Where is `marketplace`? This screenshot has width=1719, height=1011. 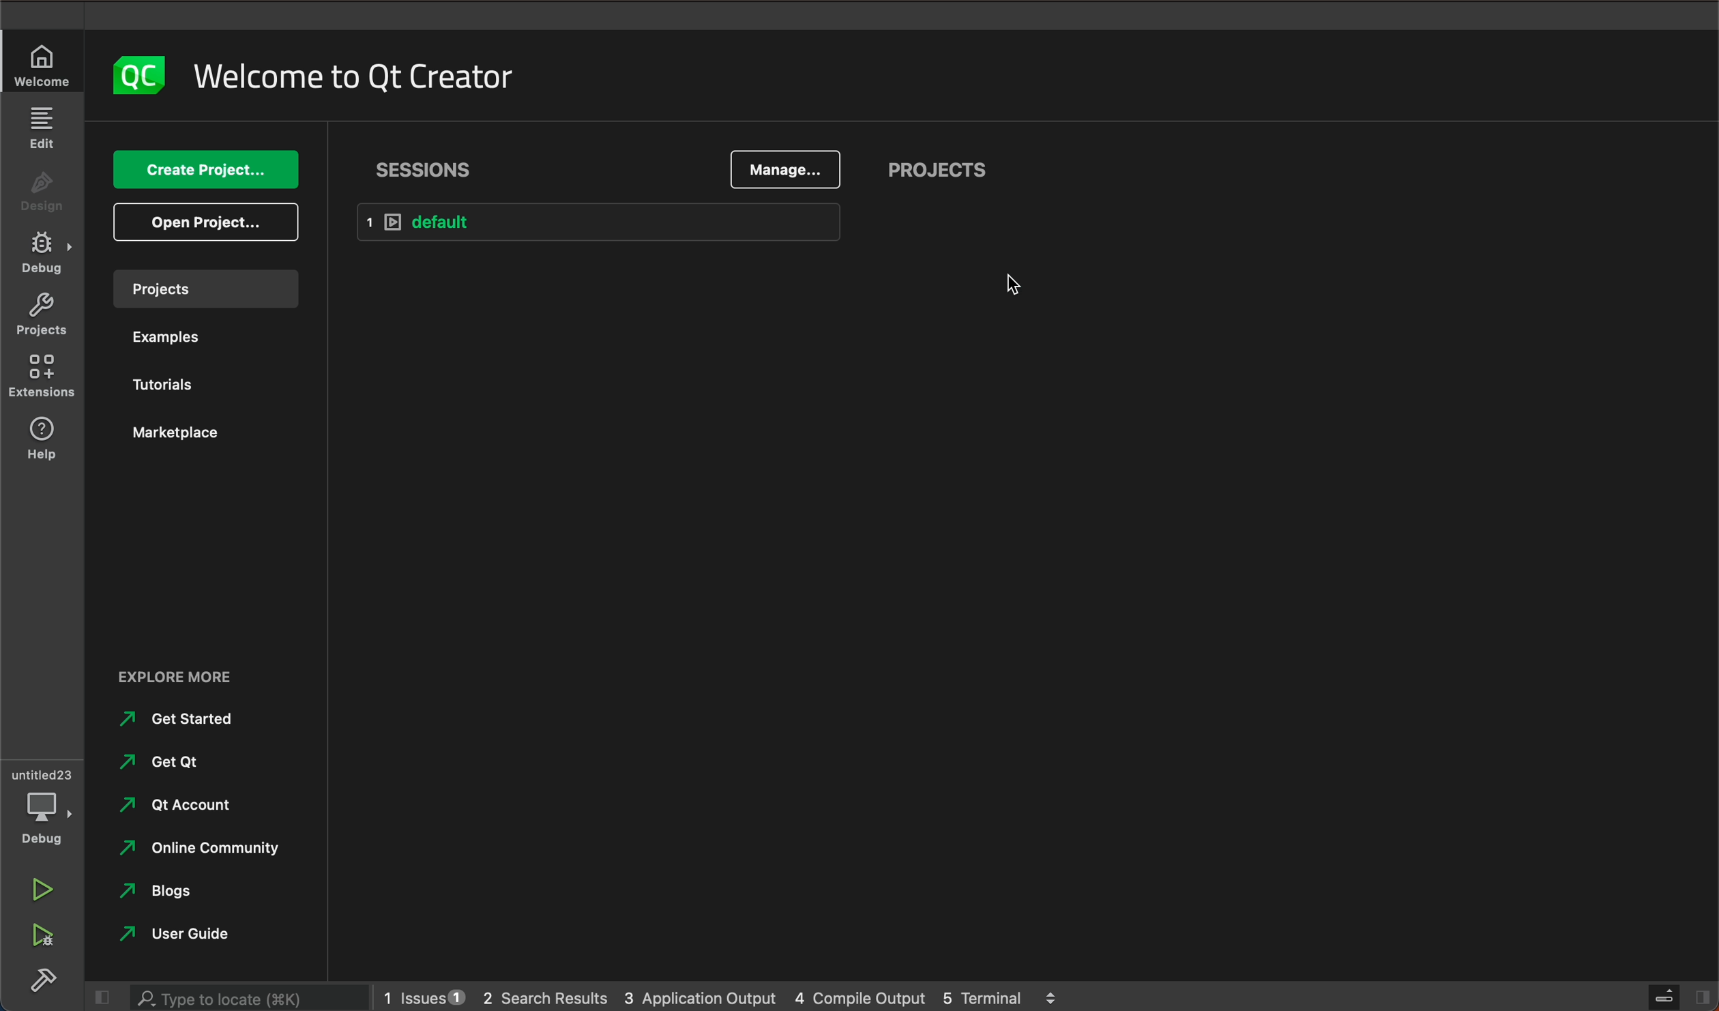 marketplace is located at coordinates (175, 434).